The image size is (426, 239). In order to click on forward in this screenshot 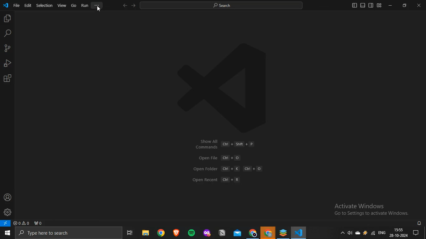, I will do `click(134, 6)`.